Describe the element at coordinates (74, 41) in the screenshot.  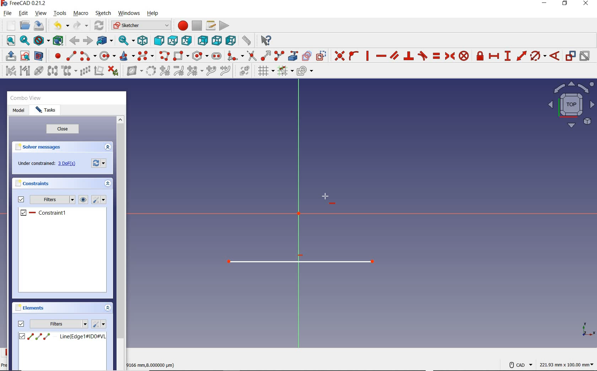
I see `BACK` at that location.